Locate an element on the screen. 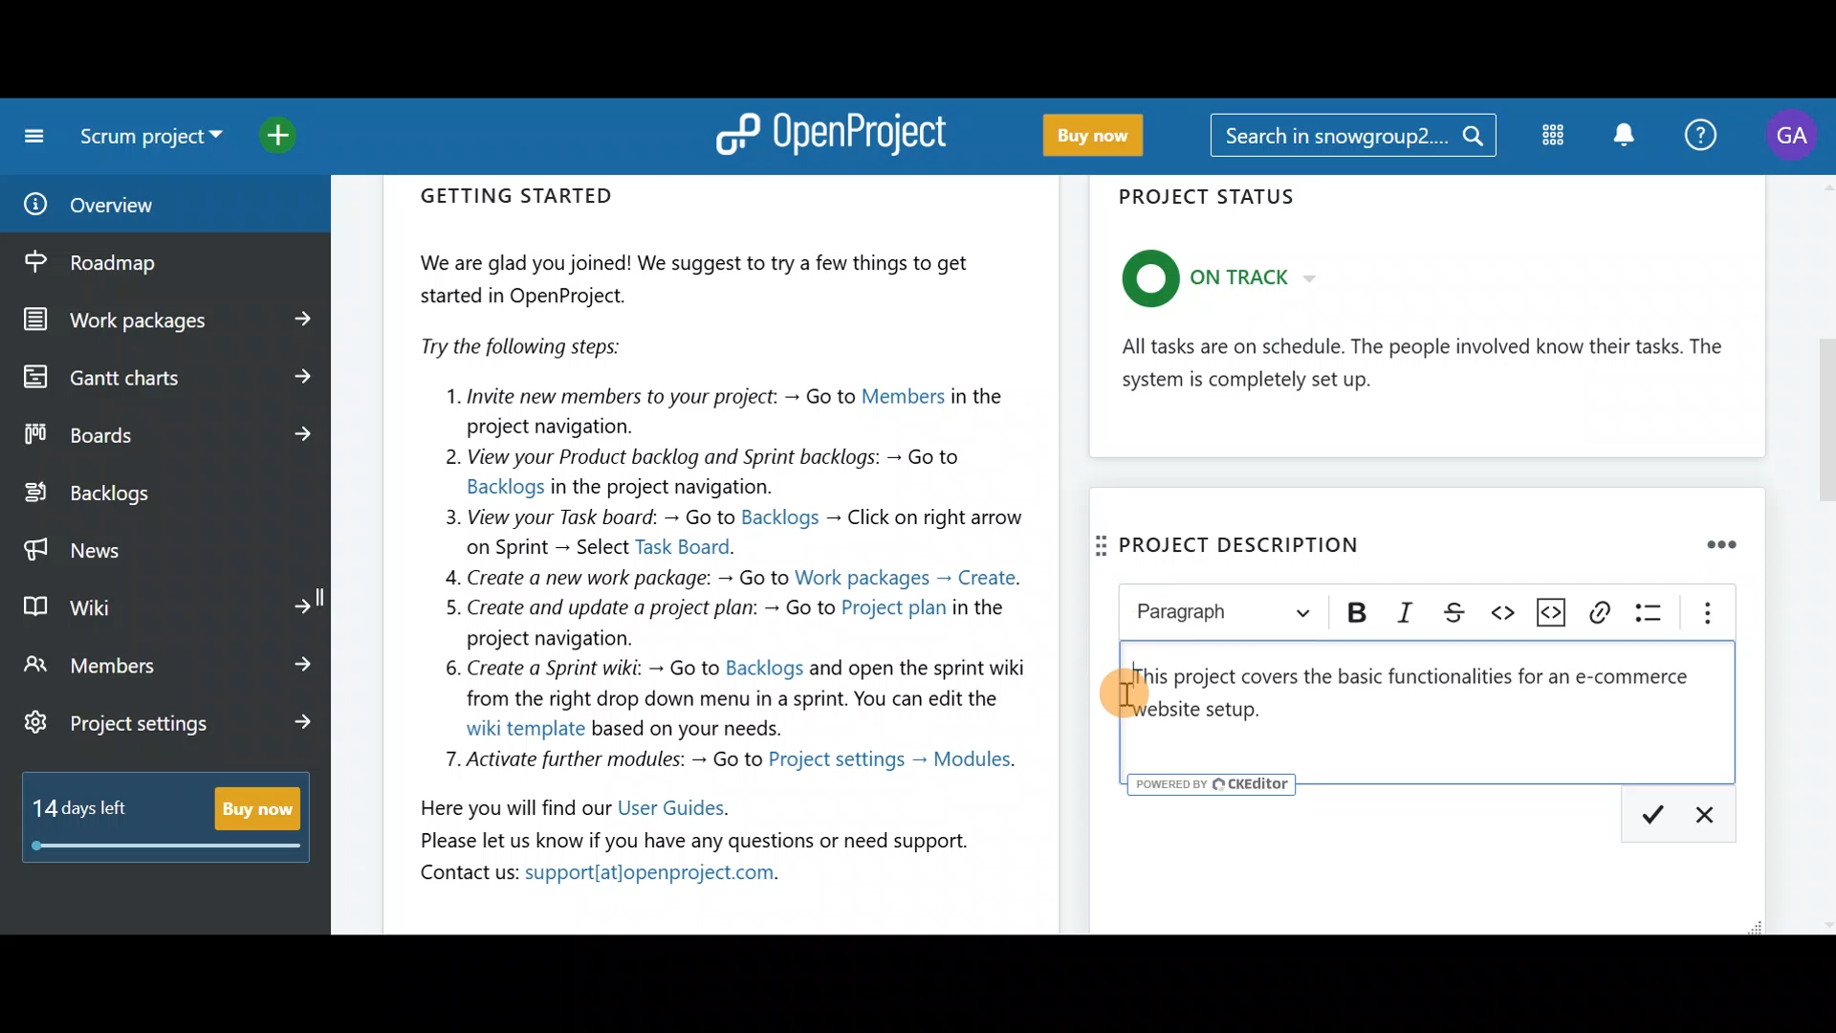 Image resolution: width=1836 pixels, height=1033 pixels. Project status is located at coordinates (1430, 322).